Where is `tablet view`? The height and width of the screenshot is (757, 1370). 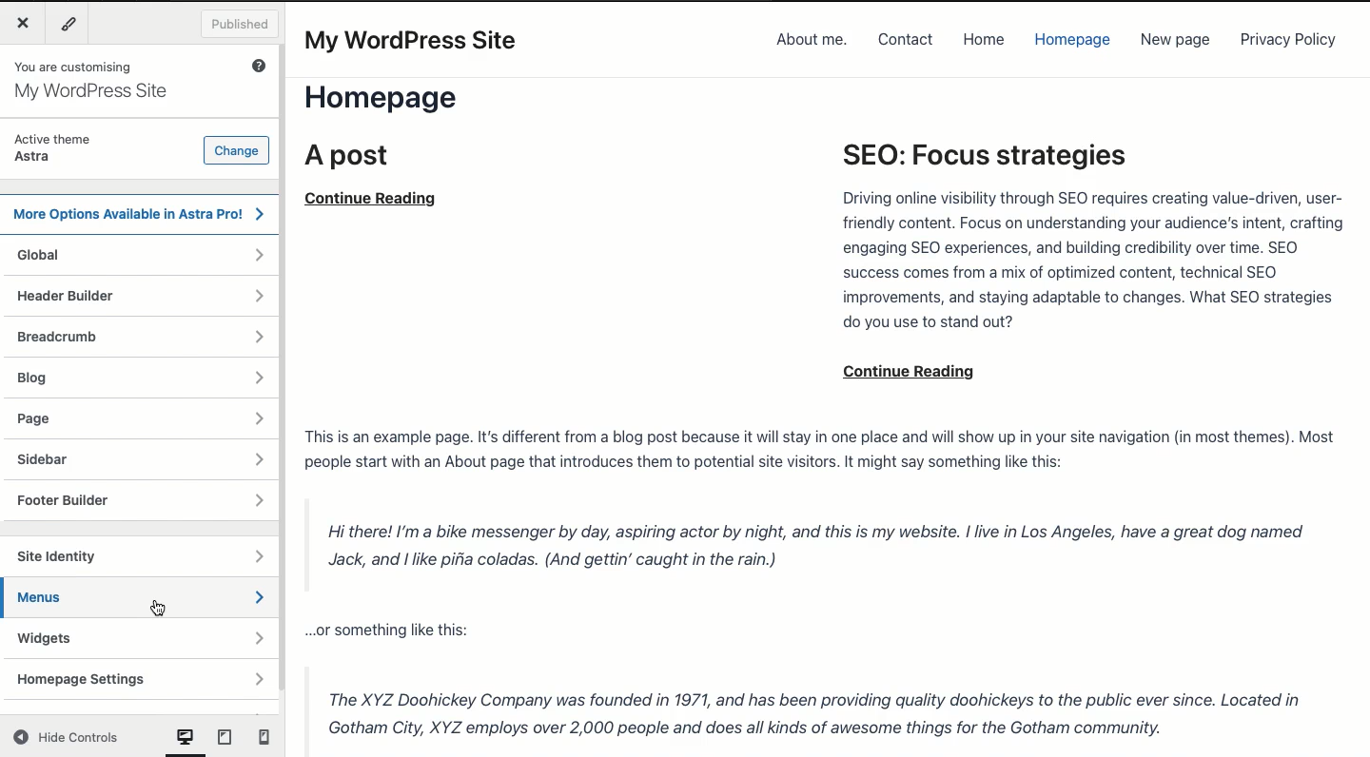 tablet view is located at coordinates (225, 739).